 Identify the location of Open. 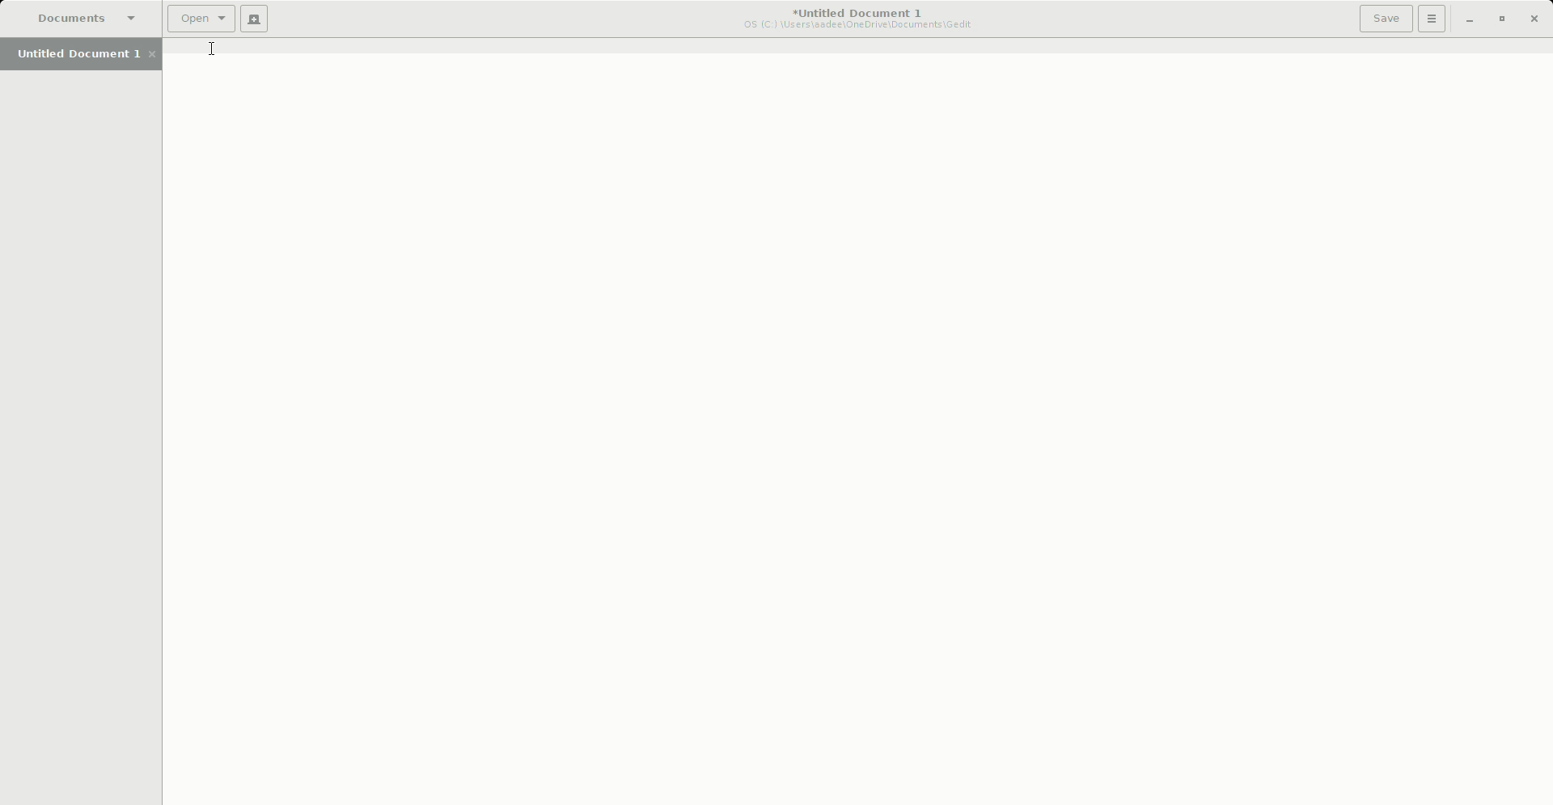
(197, 19).